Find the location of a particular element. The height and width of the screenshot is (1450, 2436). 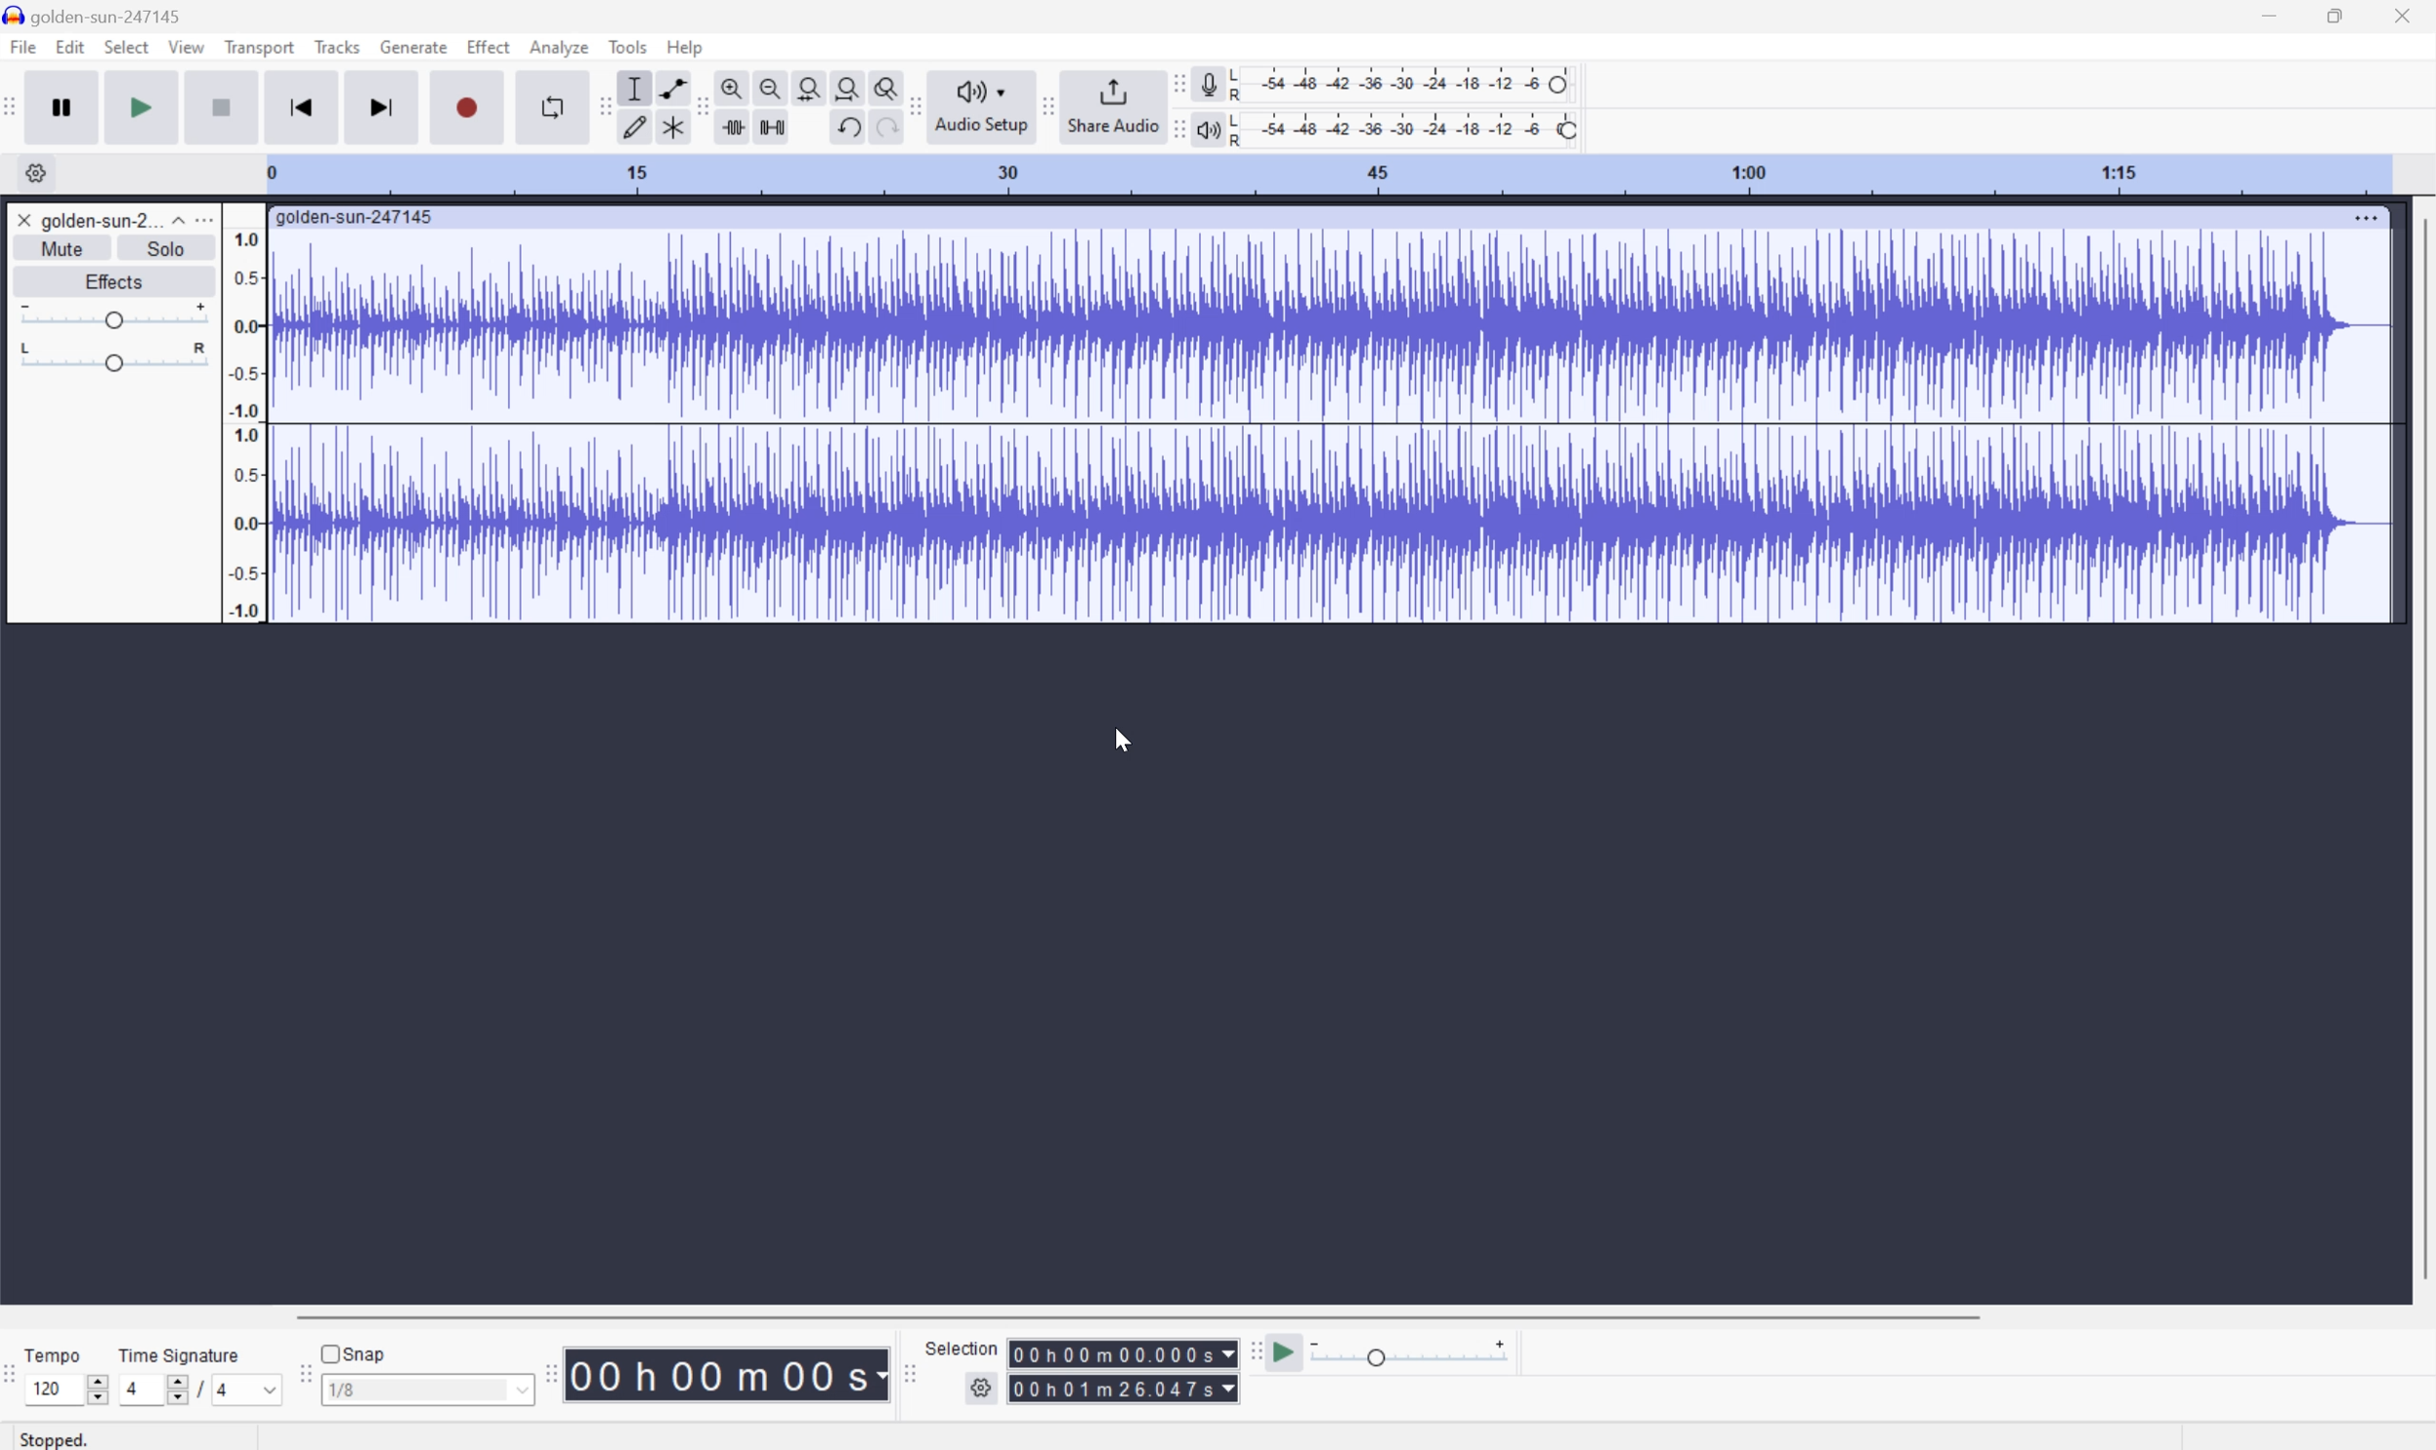

Selection tool is located at coordinates (635, 88).